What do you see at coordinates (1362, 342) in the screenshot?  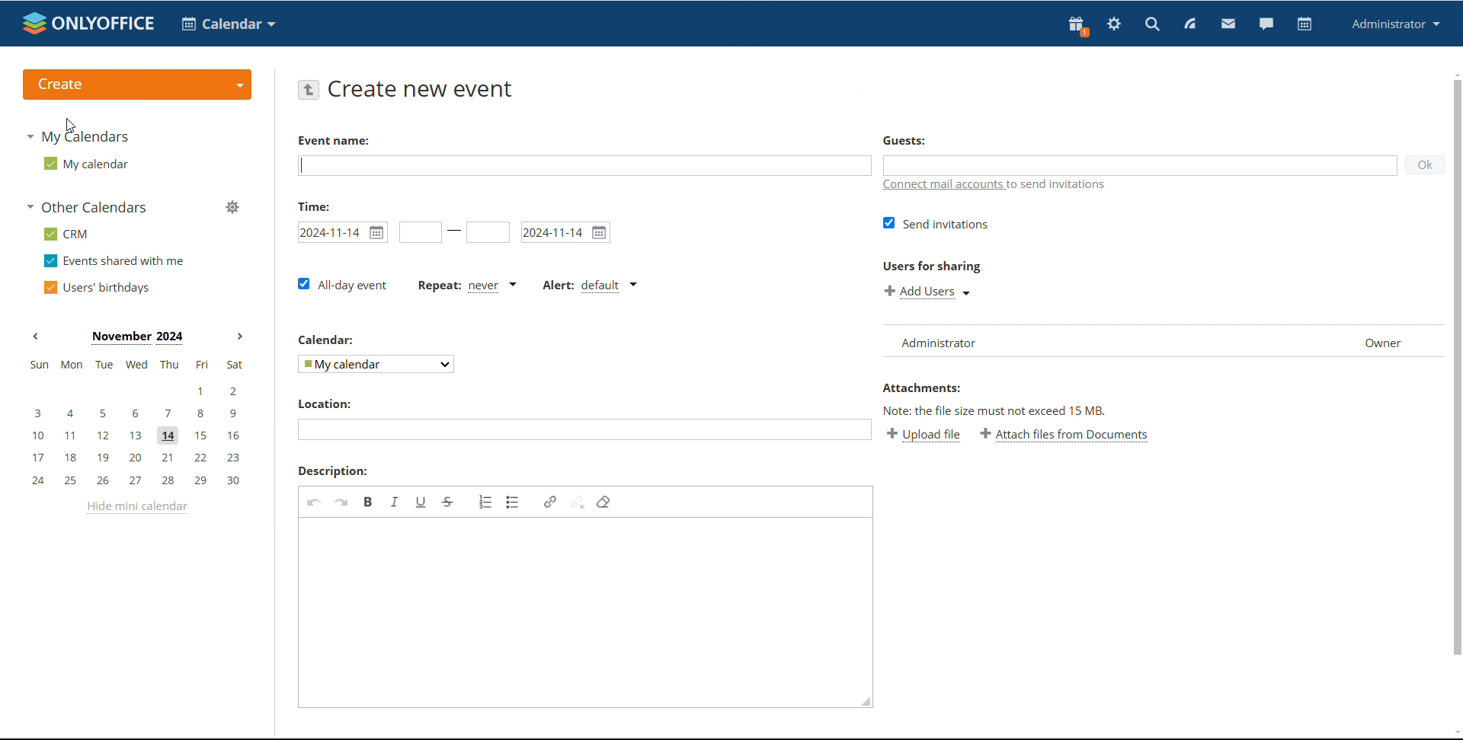 I see `Owner` at bounding box center [1362, 342].